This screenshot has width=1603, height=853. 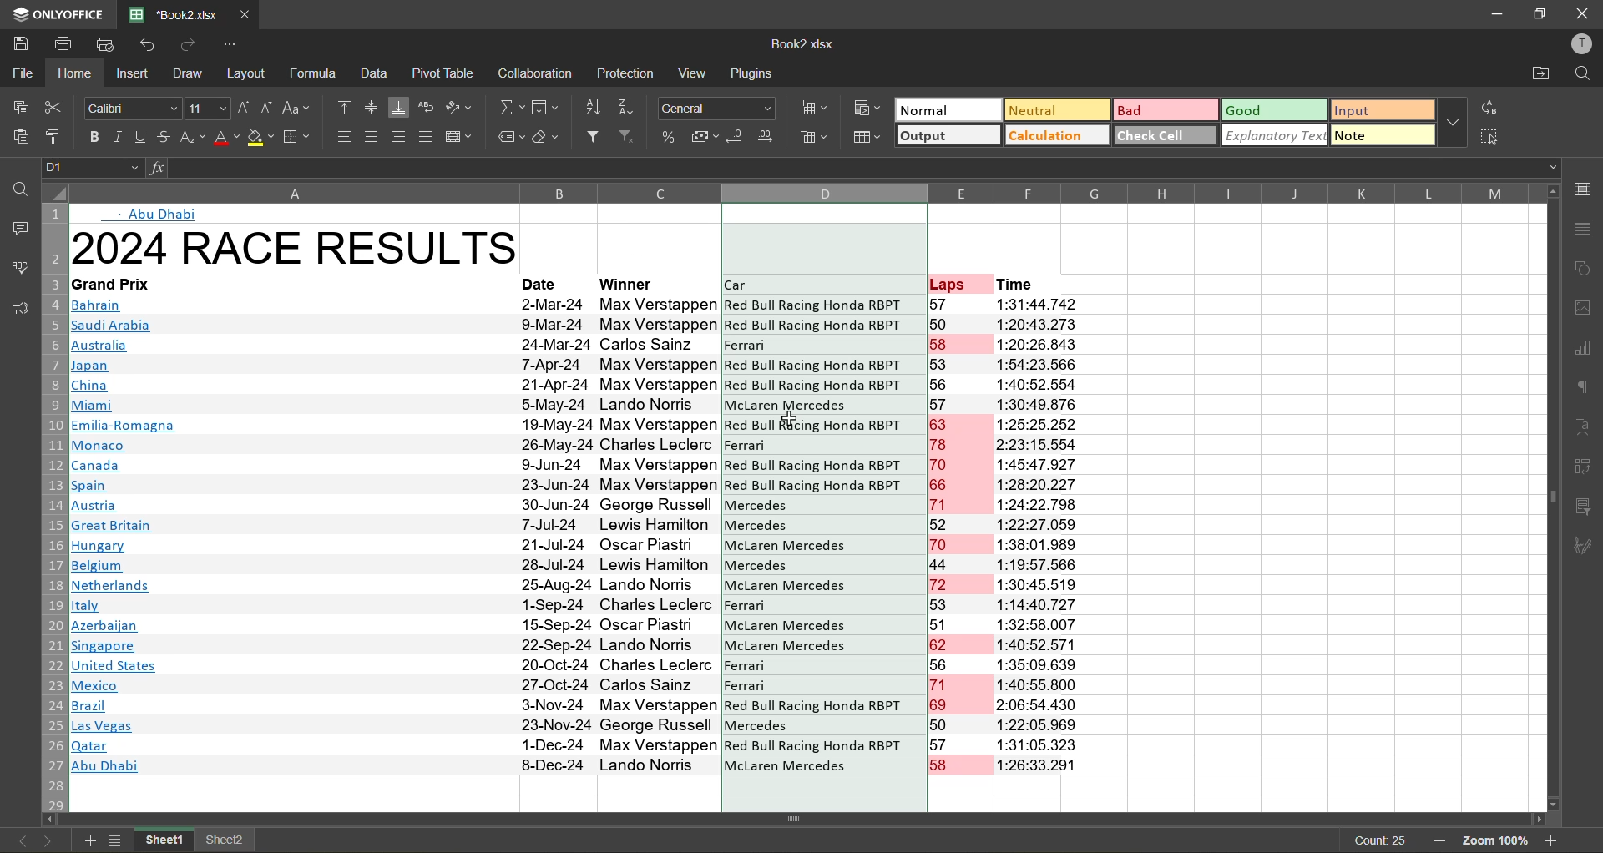 What do you see at coordinates (17, 108) in the screenshot?
I see `copy` at bounding box center [17, 108].